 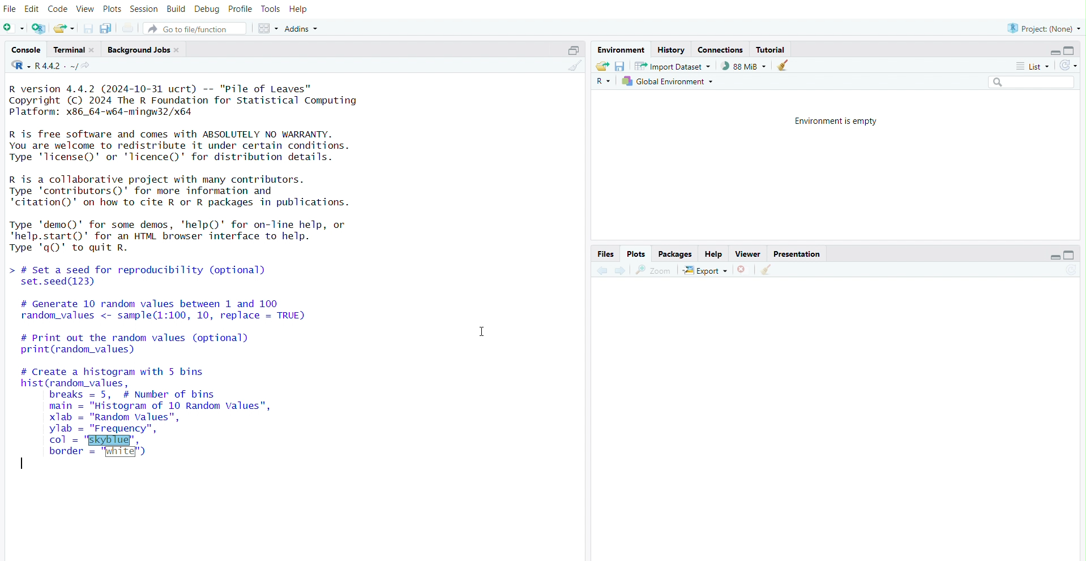 What do you see at coordinates (1072, 66) in the screenshot?
I see `refresh the list of objects in the environment` at bounding box center [1072, 66].